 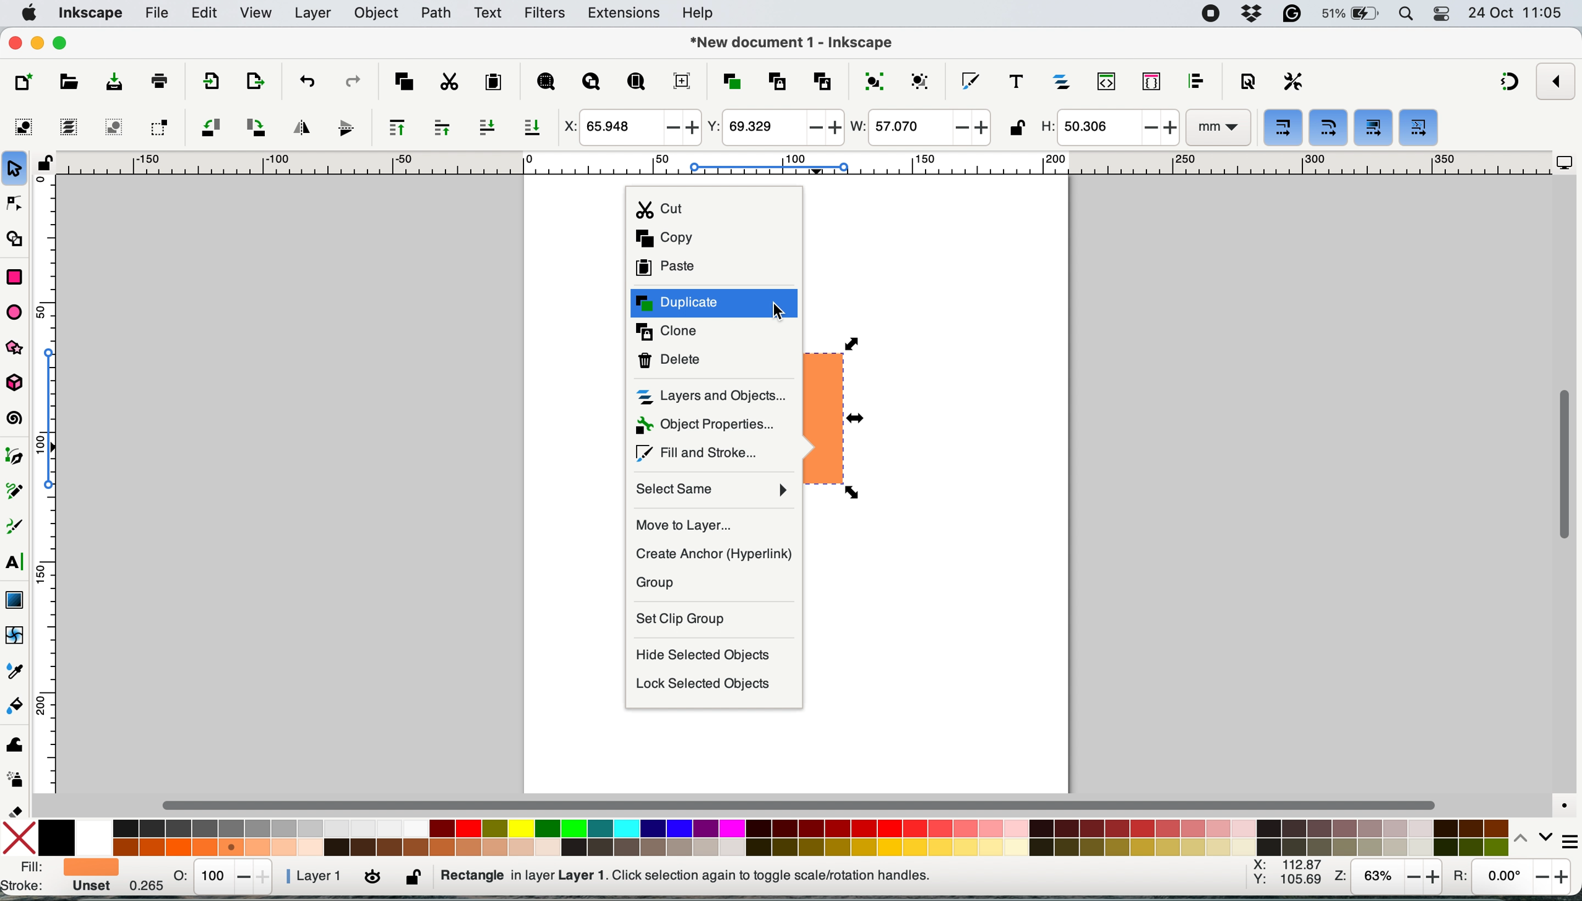 What do you see at coordinates (69, 127) in the screenshot?
I see `select all in all layers` at bounding box center [69, 127].